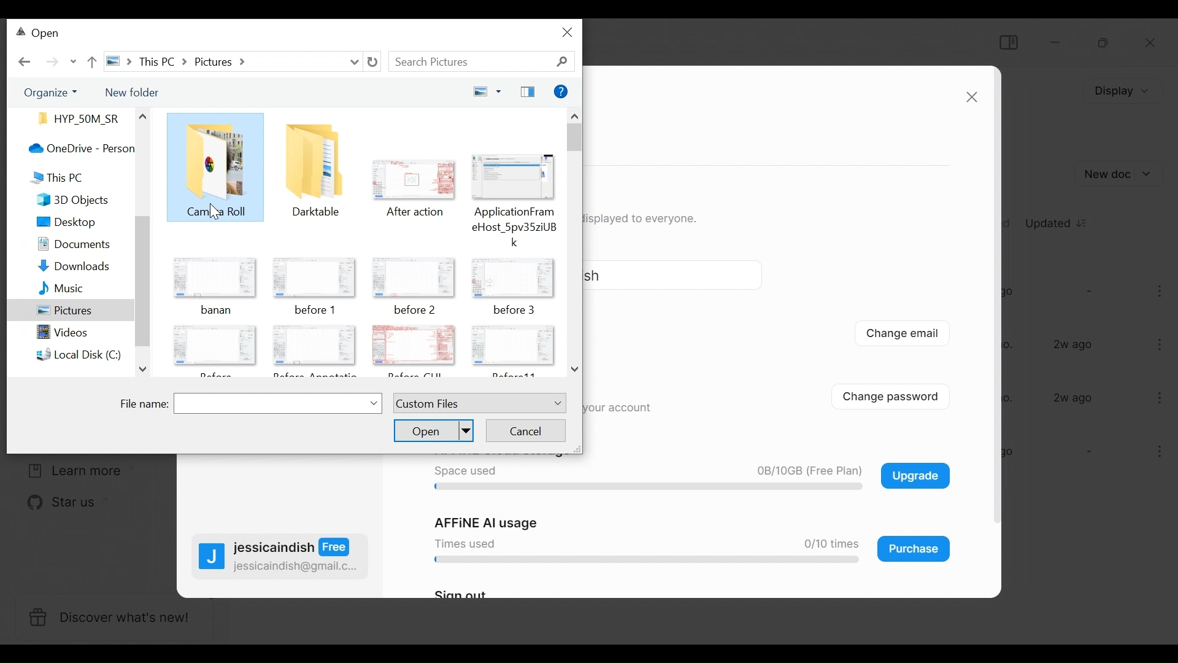  Describe the element at coordinates (462, 543) in the screenshot. I see `Times used` at that location.